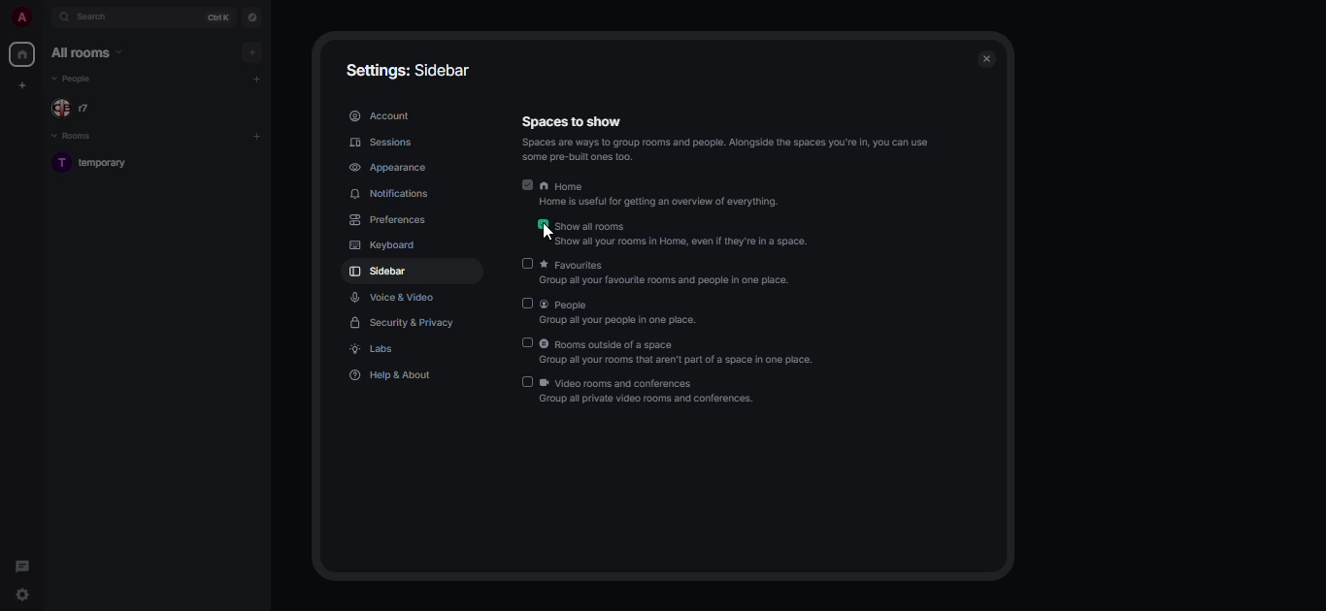  I want to click on spaces to show, so click(575, 122).